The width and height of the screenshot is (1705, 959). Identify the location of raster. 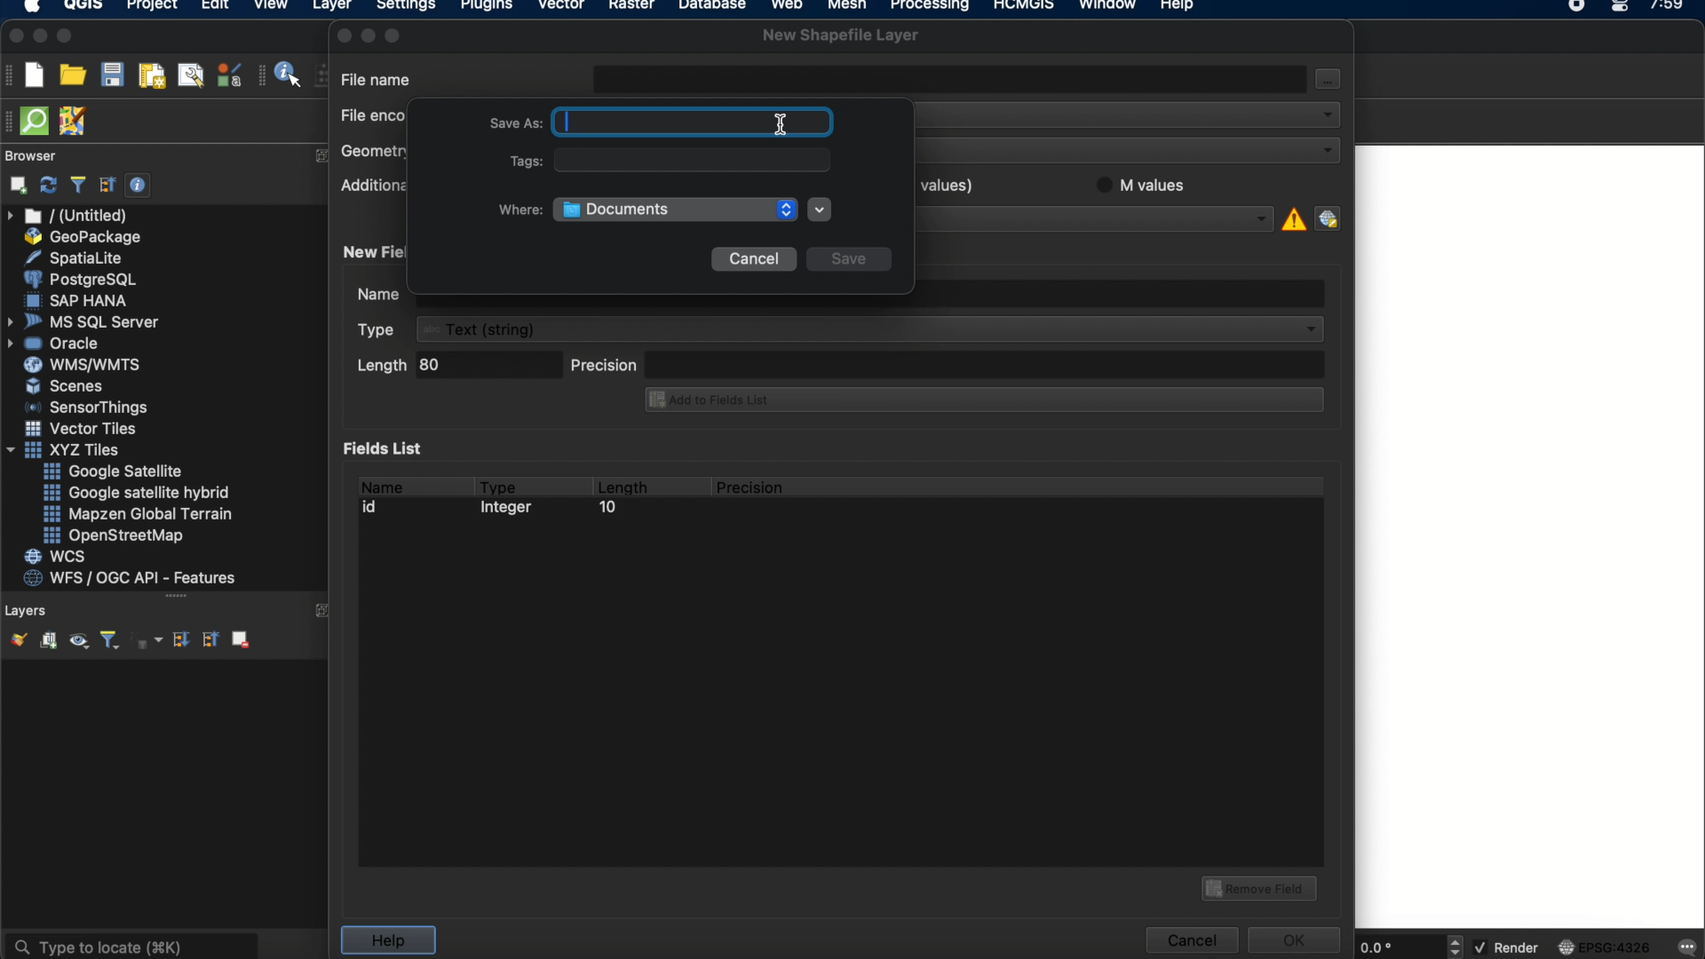
(630, 7).